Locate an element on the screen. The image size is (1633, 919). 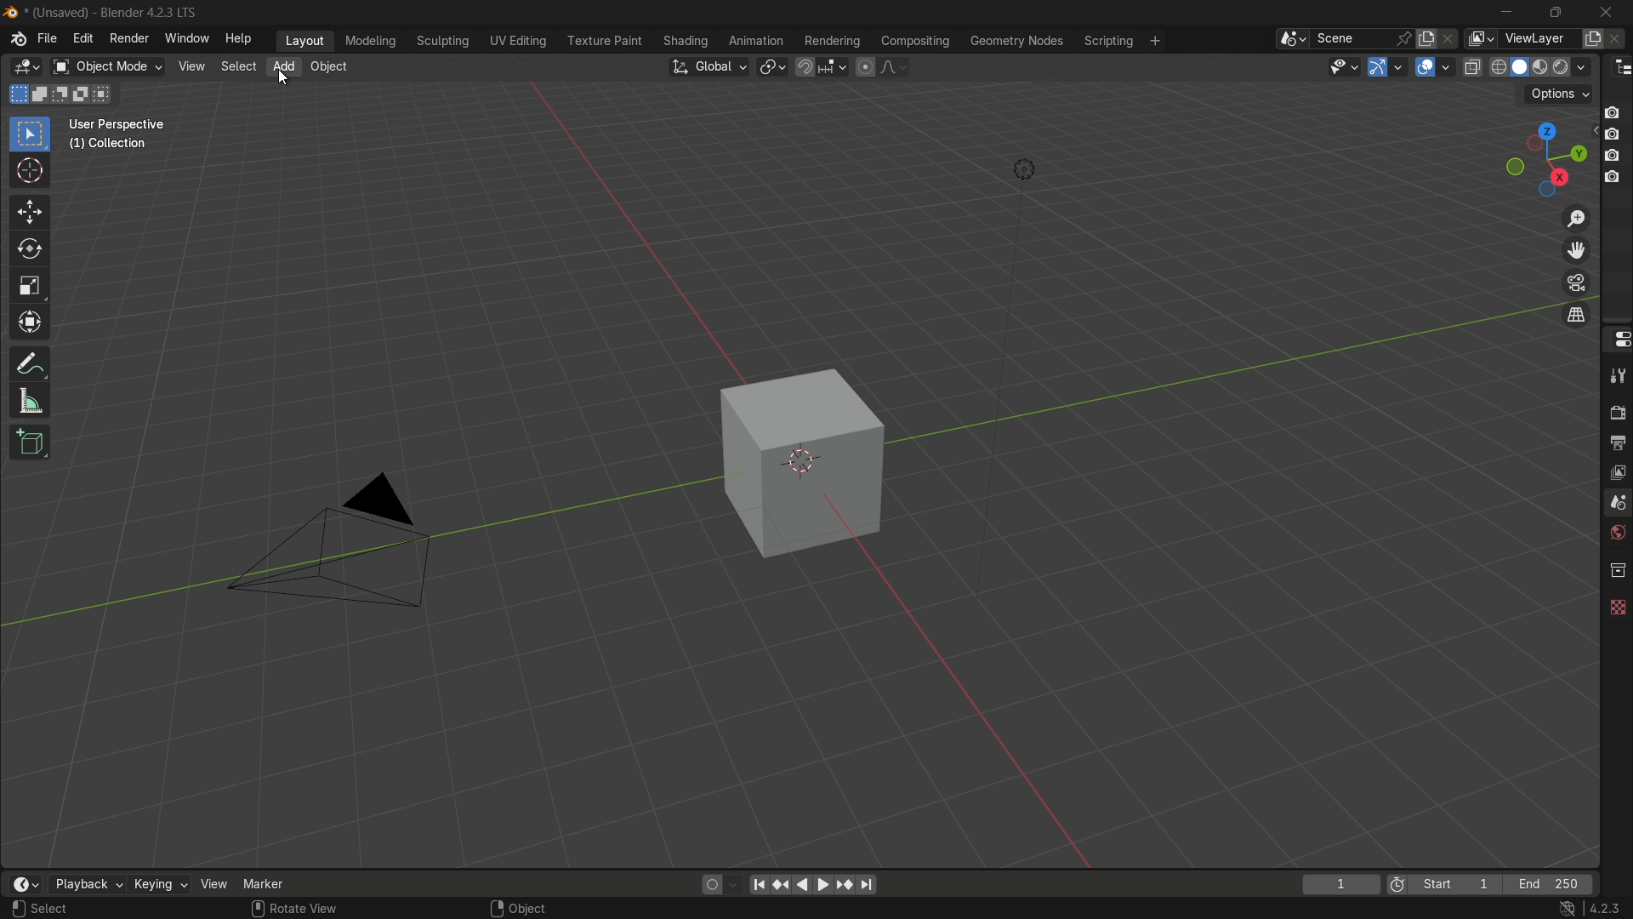
view is located at coordinates (192, 66).